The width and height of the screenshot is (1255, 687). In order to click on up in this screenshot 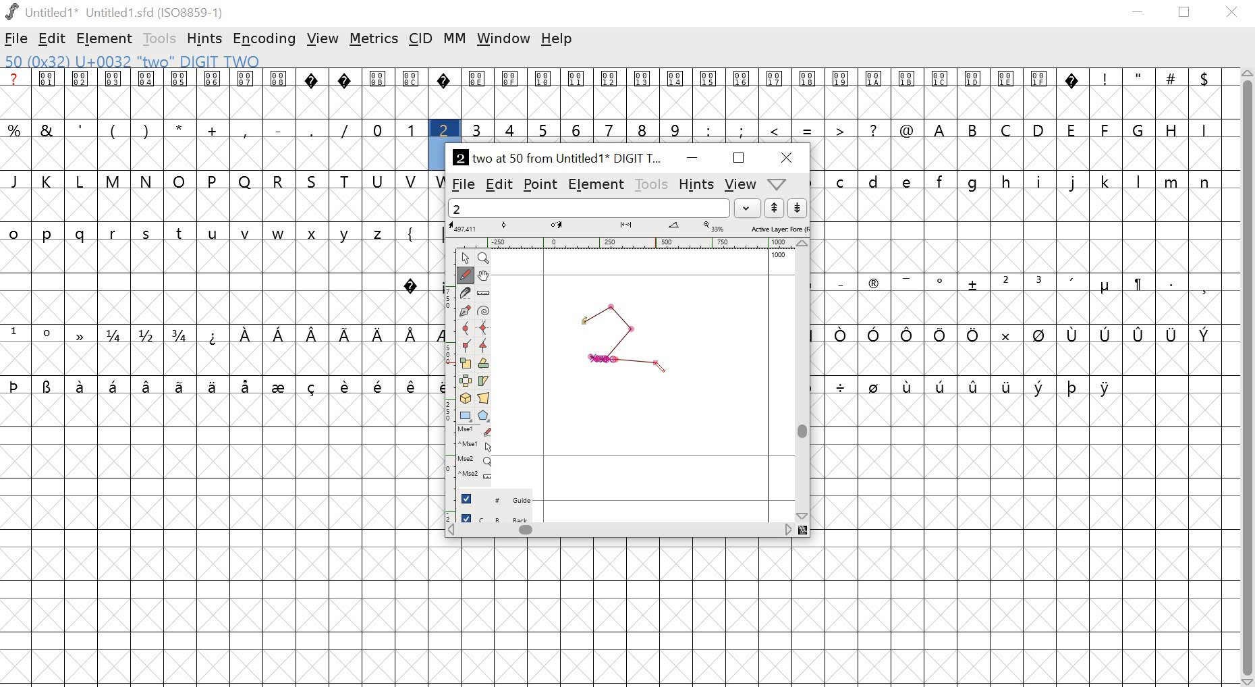, I will do `click(775, 209)`.